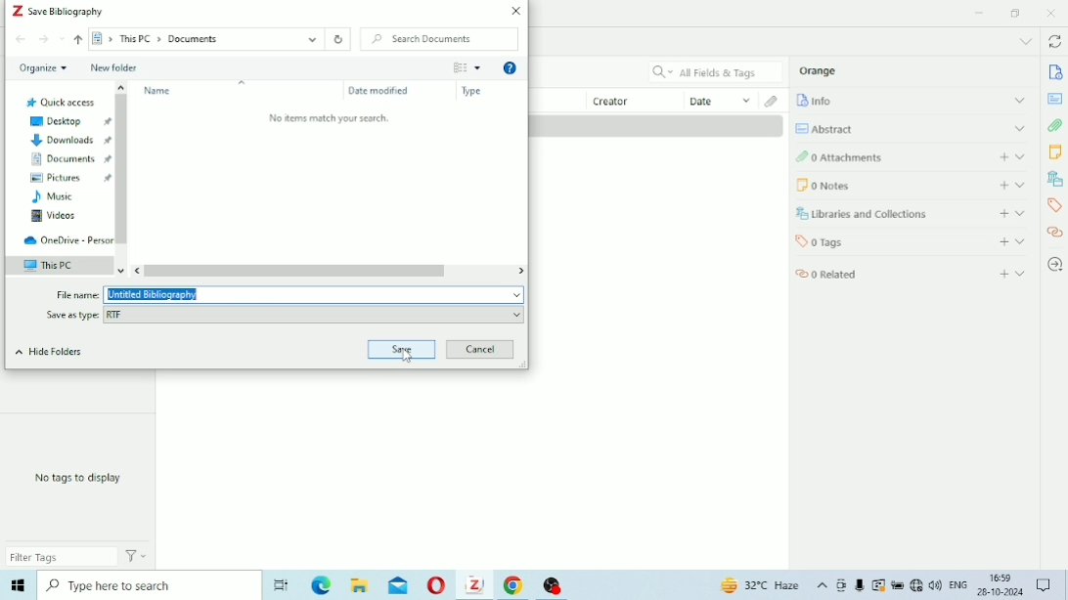 The height and width of the screenshot is (600, 1068). What do you see at coordinates (912, 214) in the screenshot?
I see `Libraries and Collections` at bounding box center [912, 214].